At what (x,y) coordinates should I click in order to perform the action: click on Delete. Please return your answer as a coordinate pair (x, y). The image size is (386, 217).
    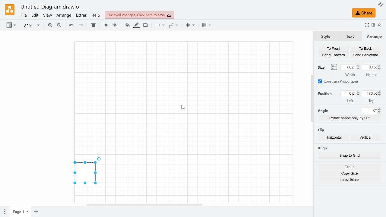
    Looking at the image, I should click on (93, 25).